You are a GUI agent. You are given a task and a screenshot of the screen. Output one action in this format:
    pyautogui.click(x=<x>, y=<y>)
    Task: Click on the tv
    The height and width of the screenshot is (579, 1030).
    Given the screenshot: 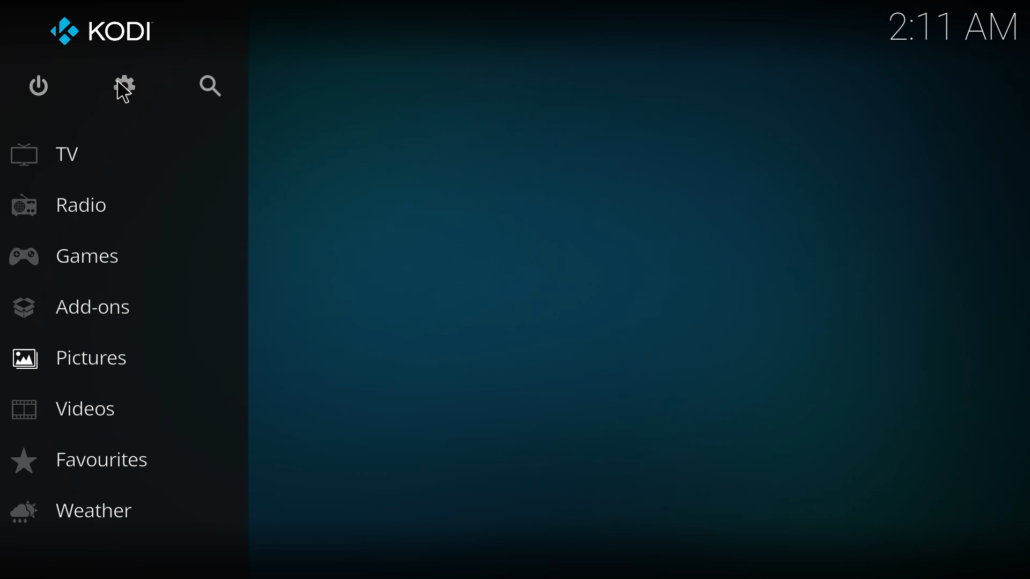 What is the action you would take?
    pyautogui.click(x=47, y=154)
    